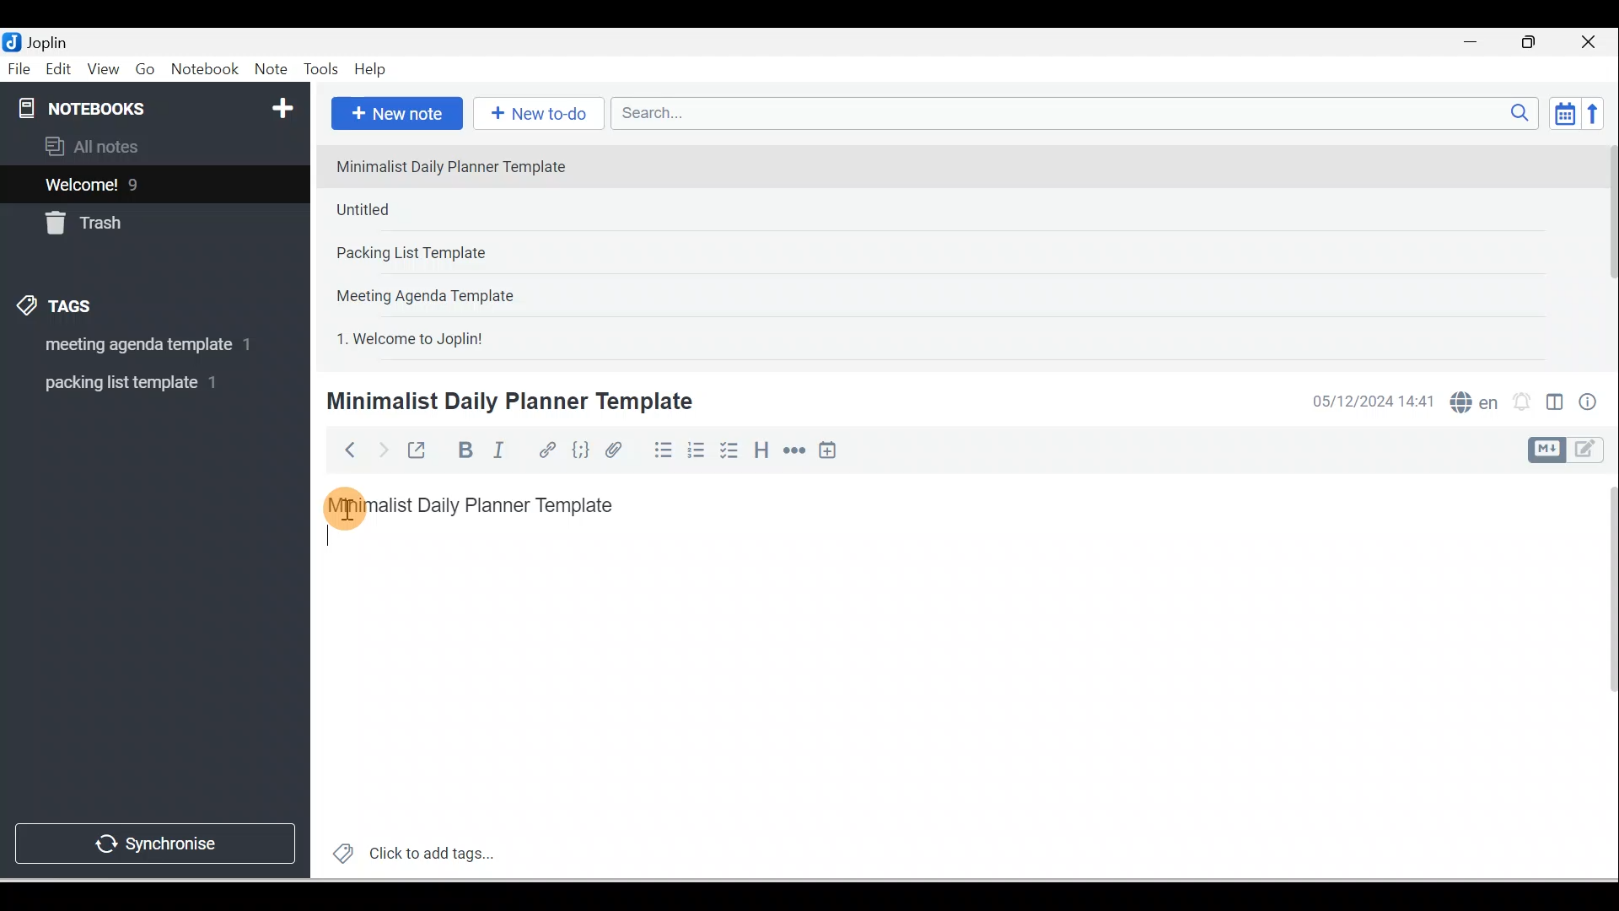 This screenshot has height=911, width=1619. Describe the element at coordinates (761, 449) in the screenshot. I see `Heading` at that location.